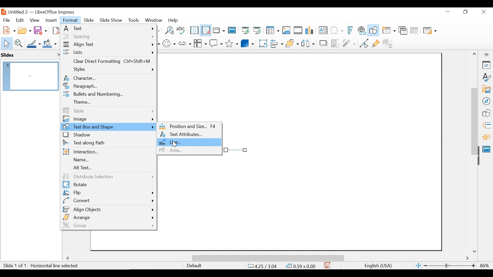 This screenshot has width=493, height=277. What do you see at coordinates (182, 30) in the screenshot?
I see `Spelling` at bounding box center [182, 30].